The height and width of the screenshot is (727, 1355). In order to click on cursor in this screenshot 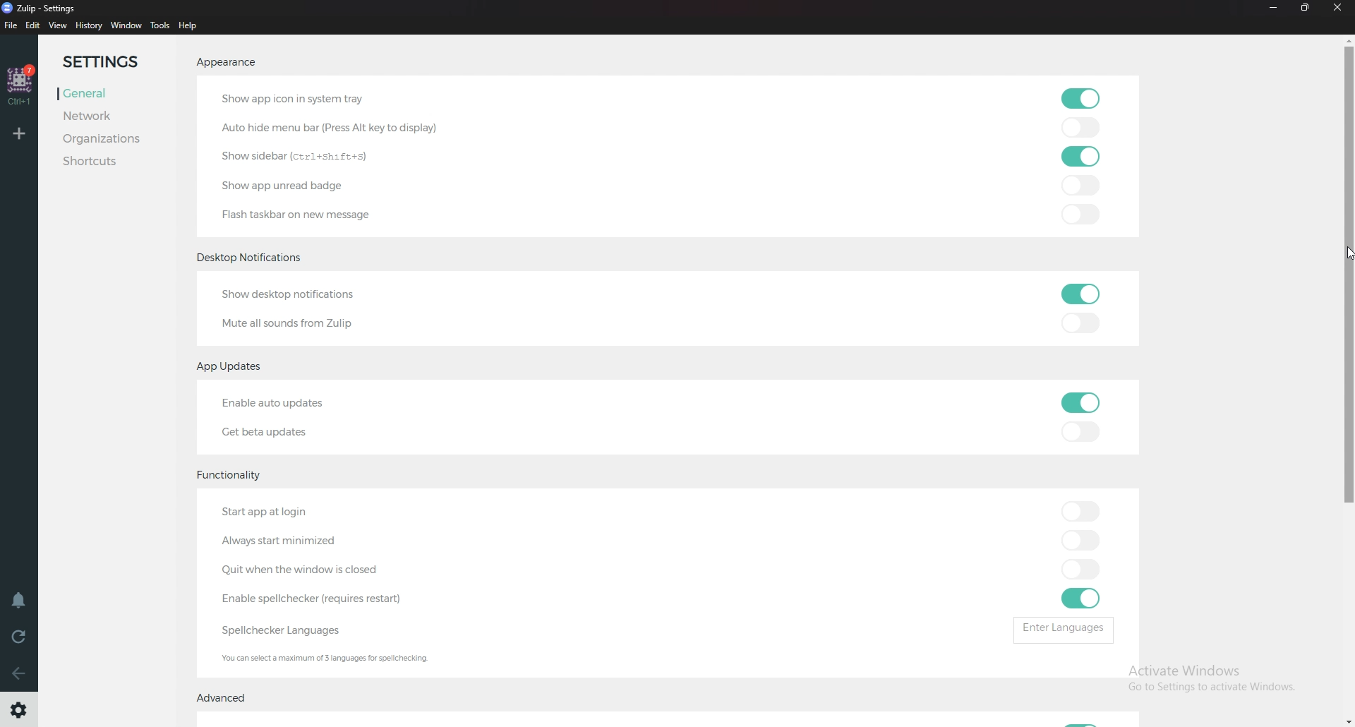, I will do `click(1347, 253)`.